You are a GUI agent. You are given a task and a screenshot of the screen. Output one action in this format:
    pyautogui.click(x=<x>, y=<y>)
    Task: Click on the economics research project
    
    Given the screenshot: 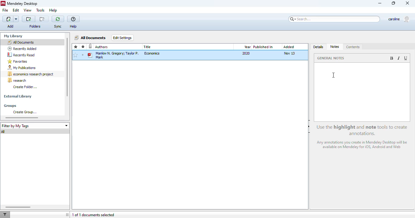 What is the action you would take?
    pyautogui.click(x=31, y=74)
    